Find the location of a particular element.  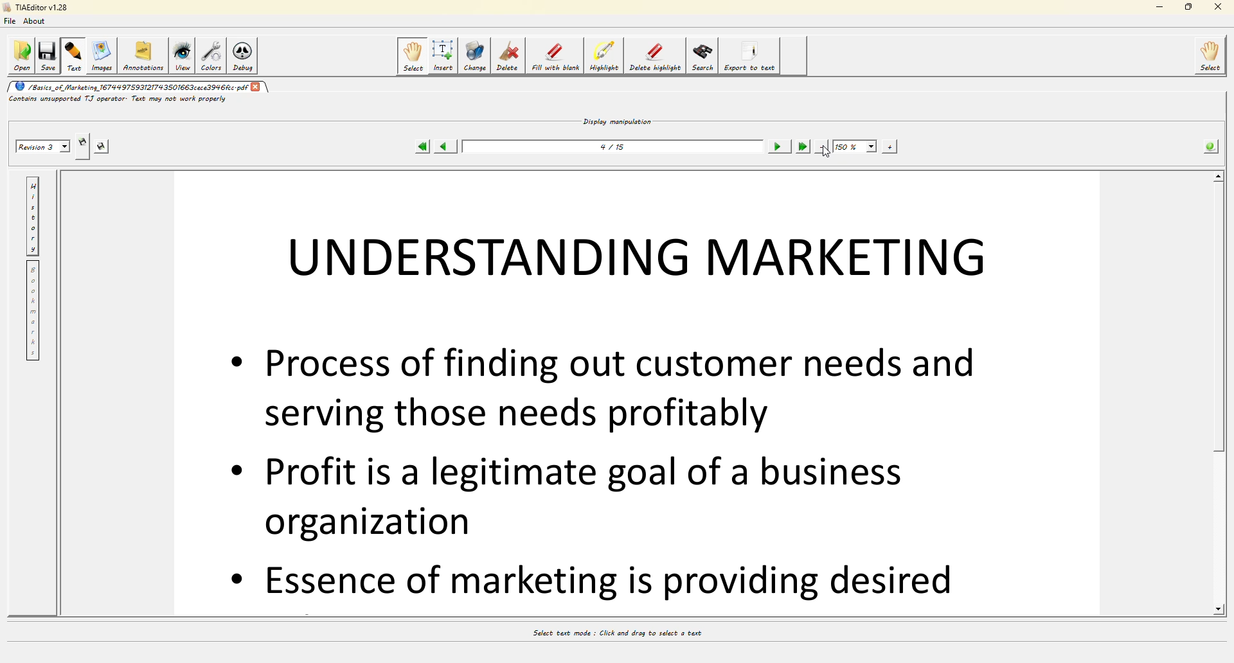

previous page is located at coordinates (446, 146).